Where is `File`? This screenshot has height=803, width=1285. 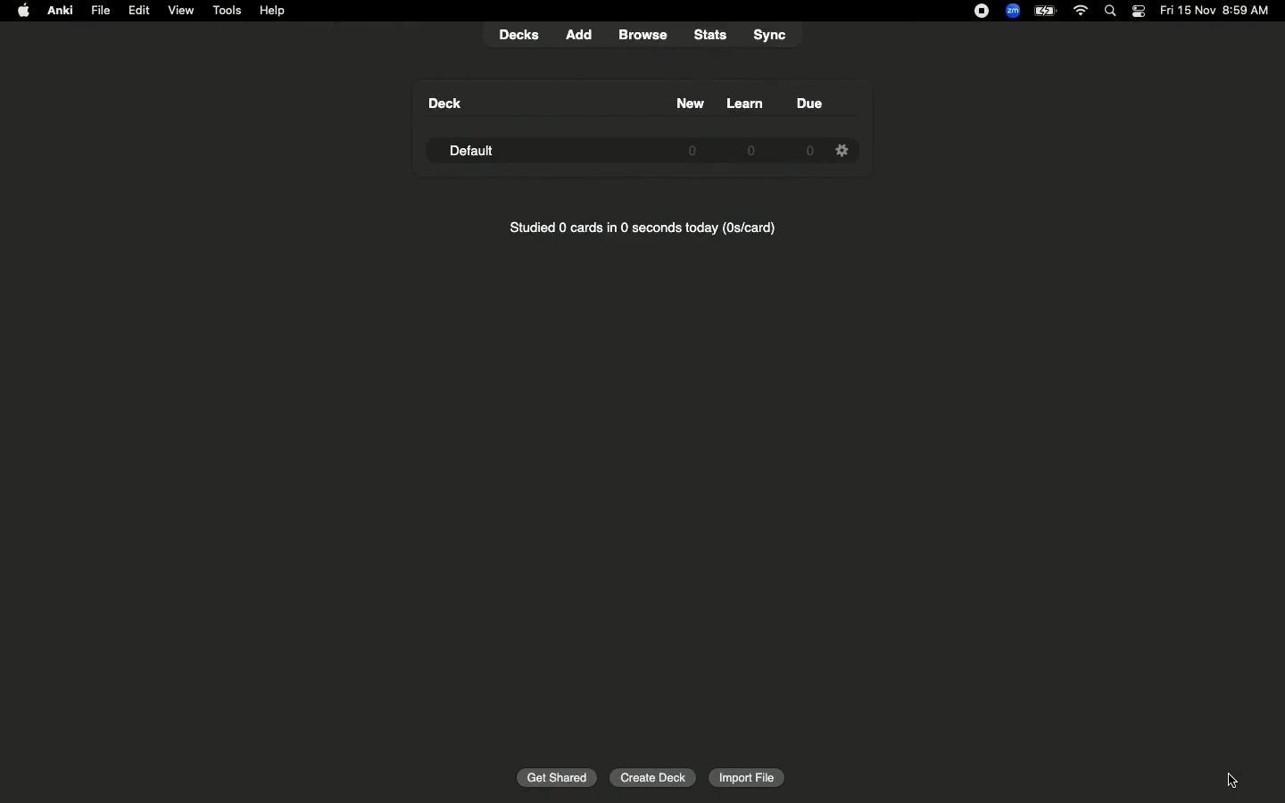 File is located at coordinates (102, 9).